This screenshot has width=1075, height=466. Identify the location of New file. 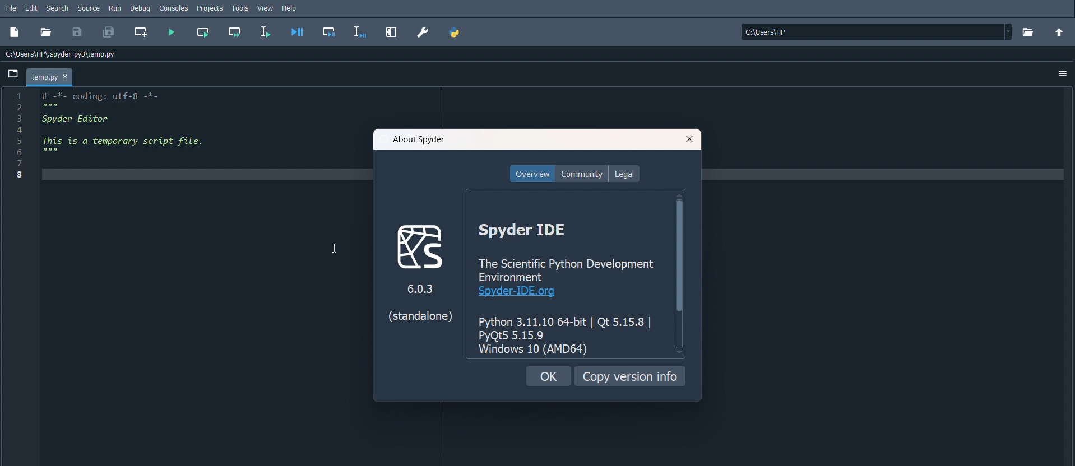
(14, 32).